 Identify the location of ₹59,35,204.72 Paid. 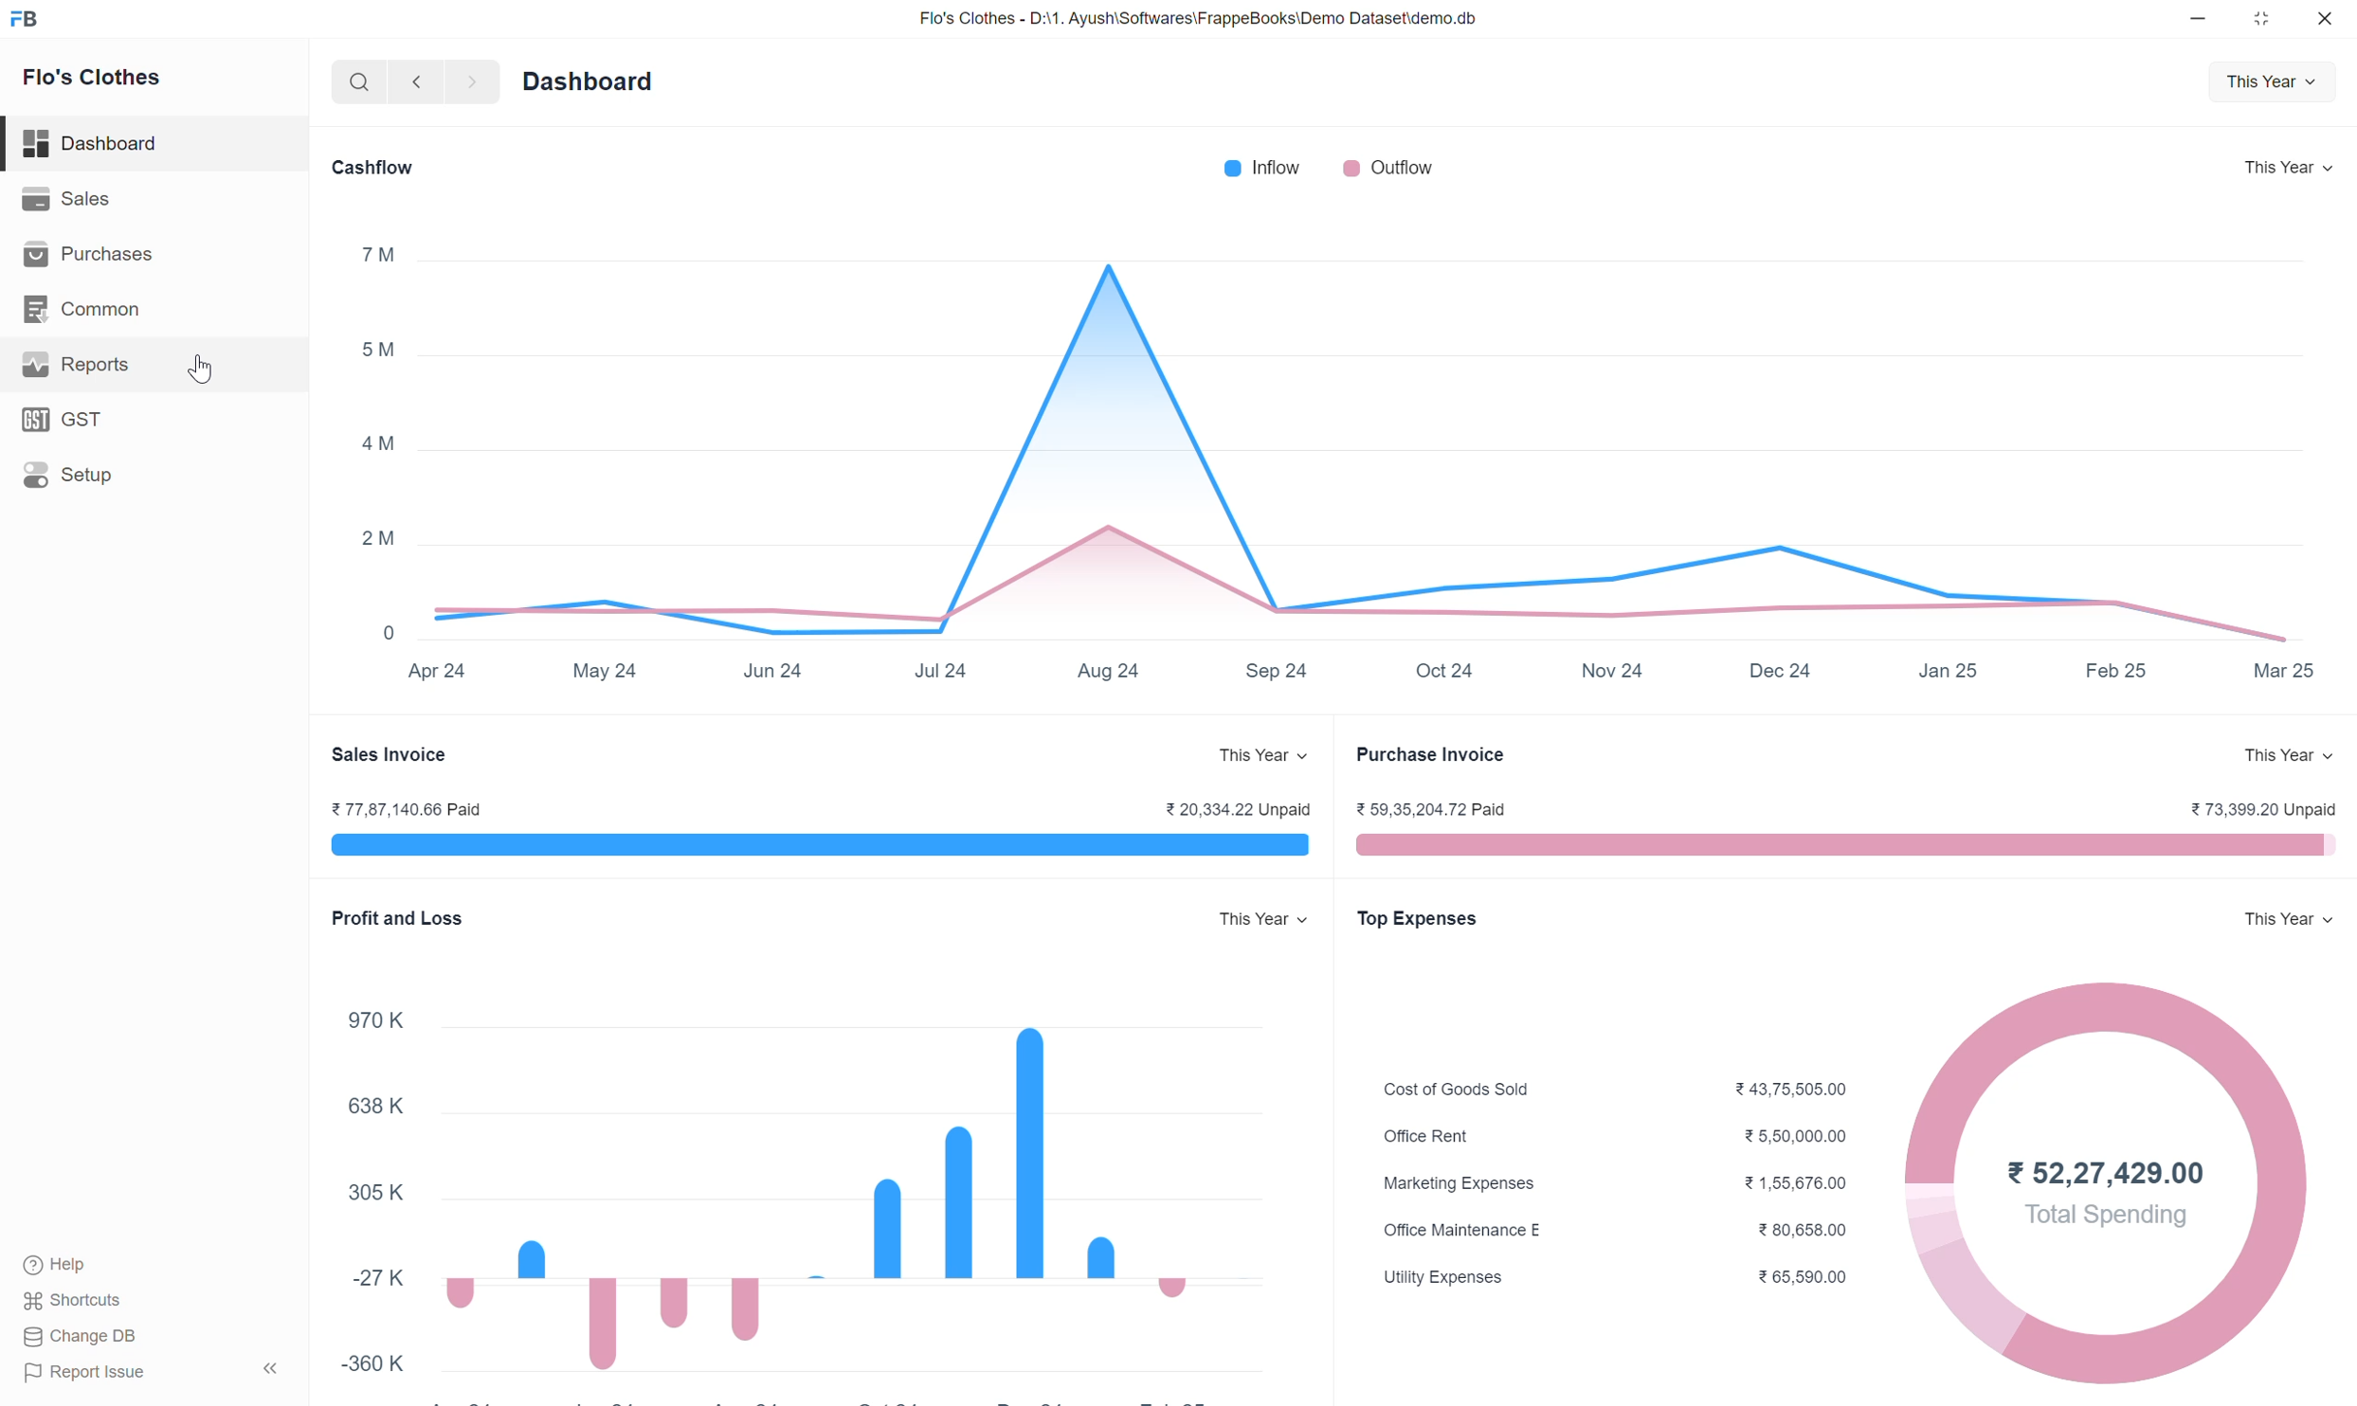
(1433, 810).